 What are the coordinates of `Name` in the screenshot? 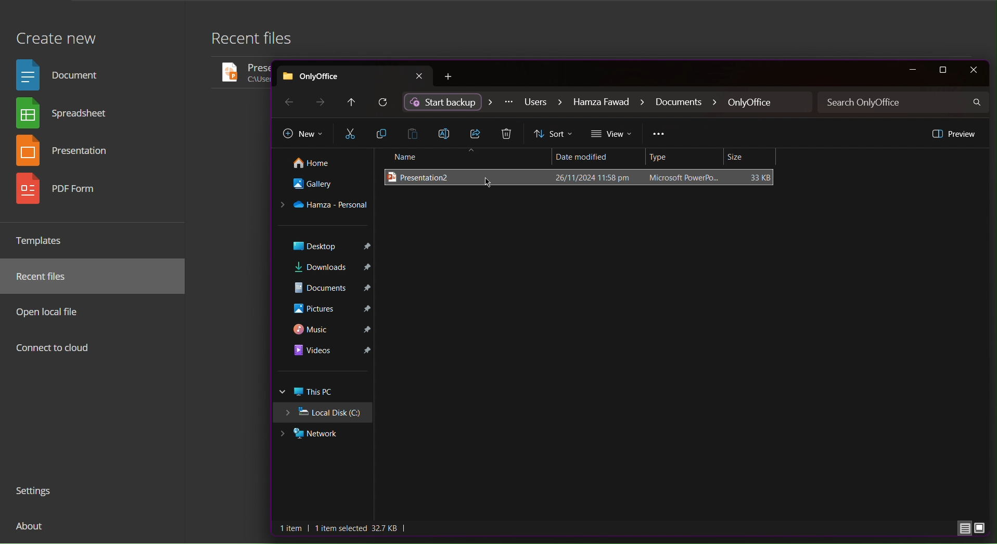 It's located at (465, 157).